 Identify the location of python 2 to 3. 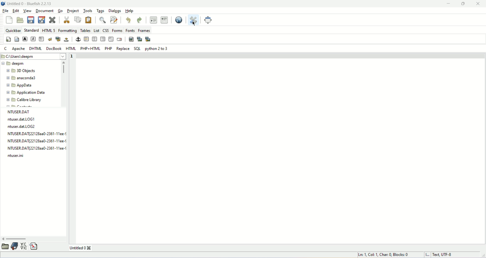
(158, 49).